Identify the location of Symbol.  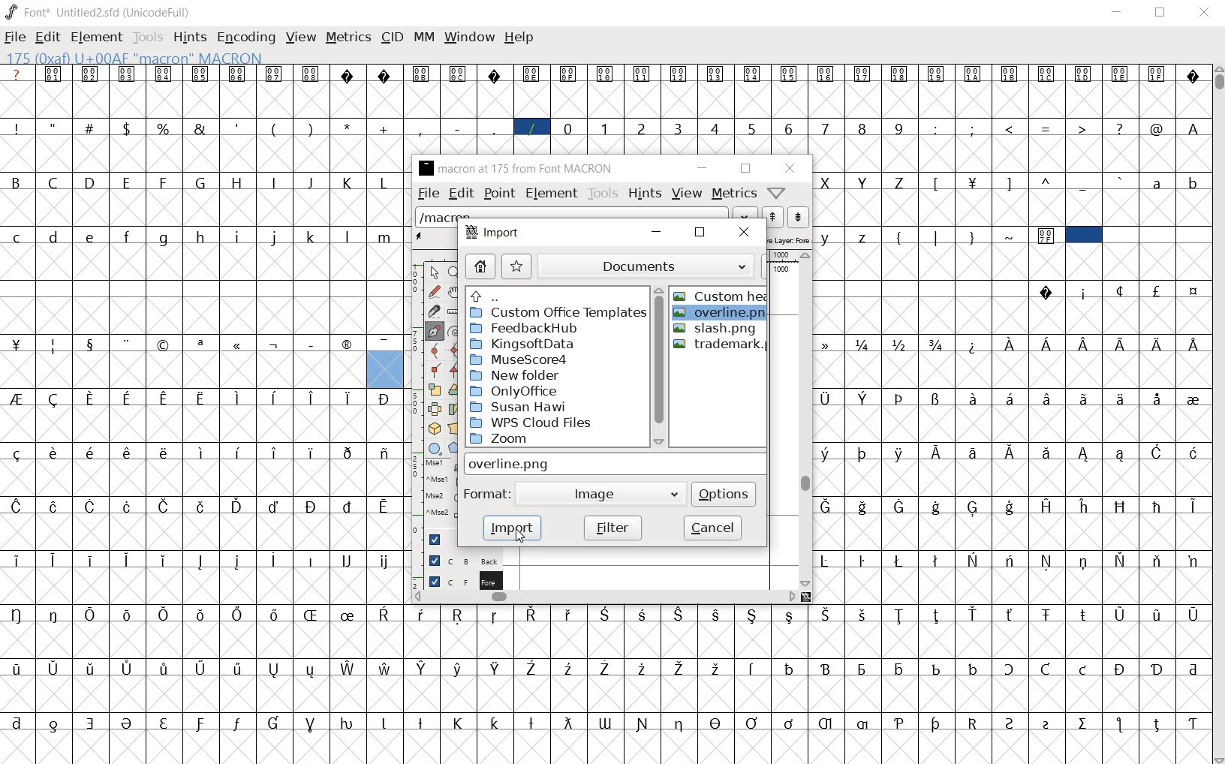
(202, 506).